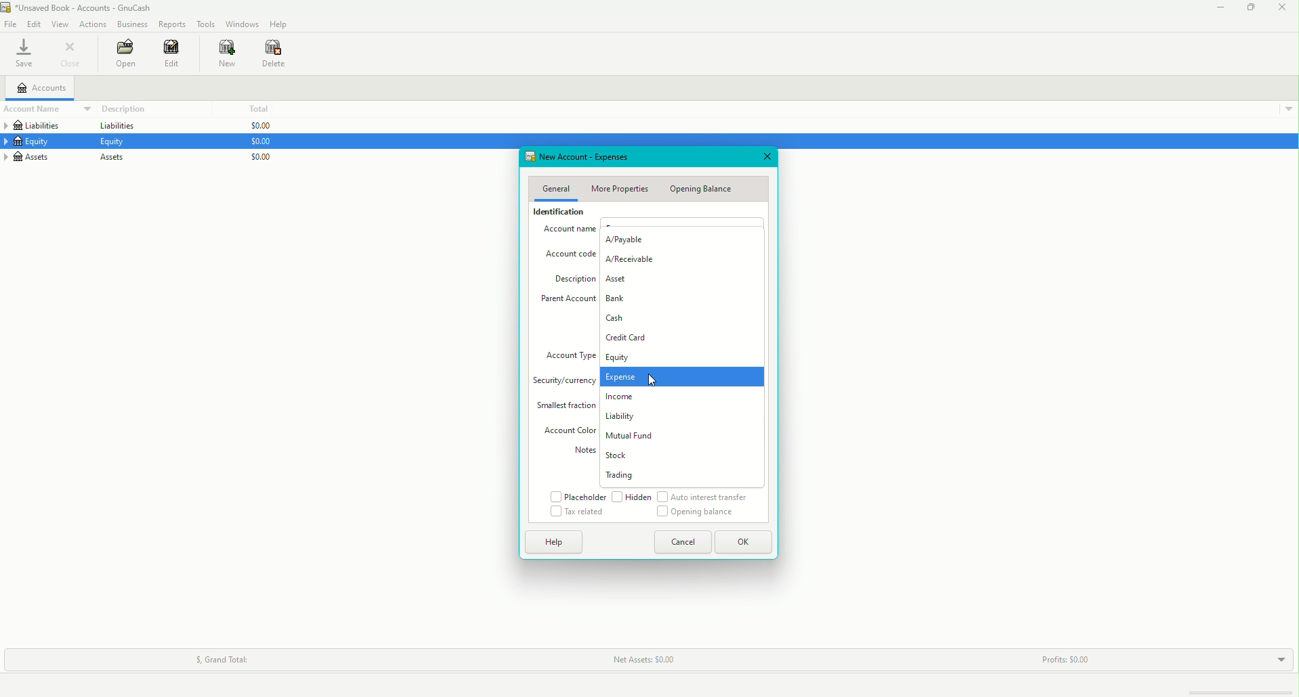 The width and height of the screenshot is (1299, 697). I want to click on Windows, so click(241, 24).